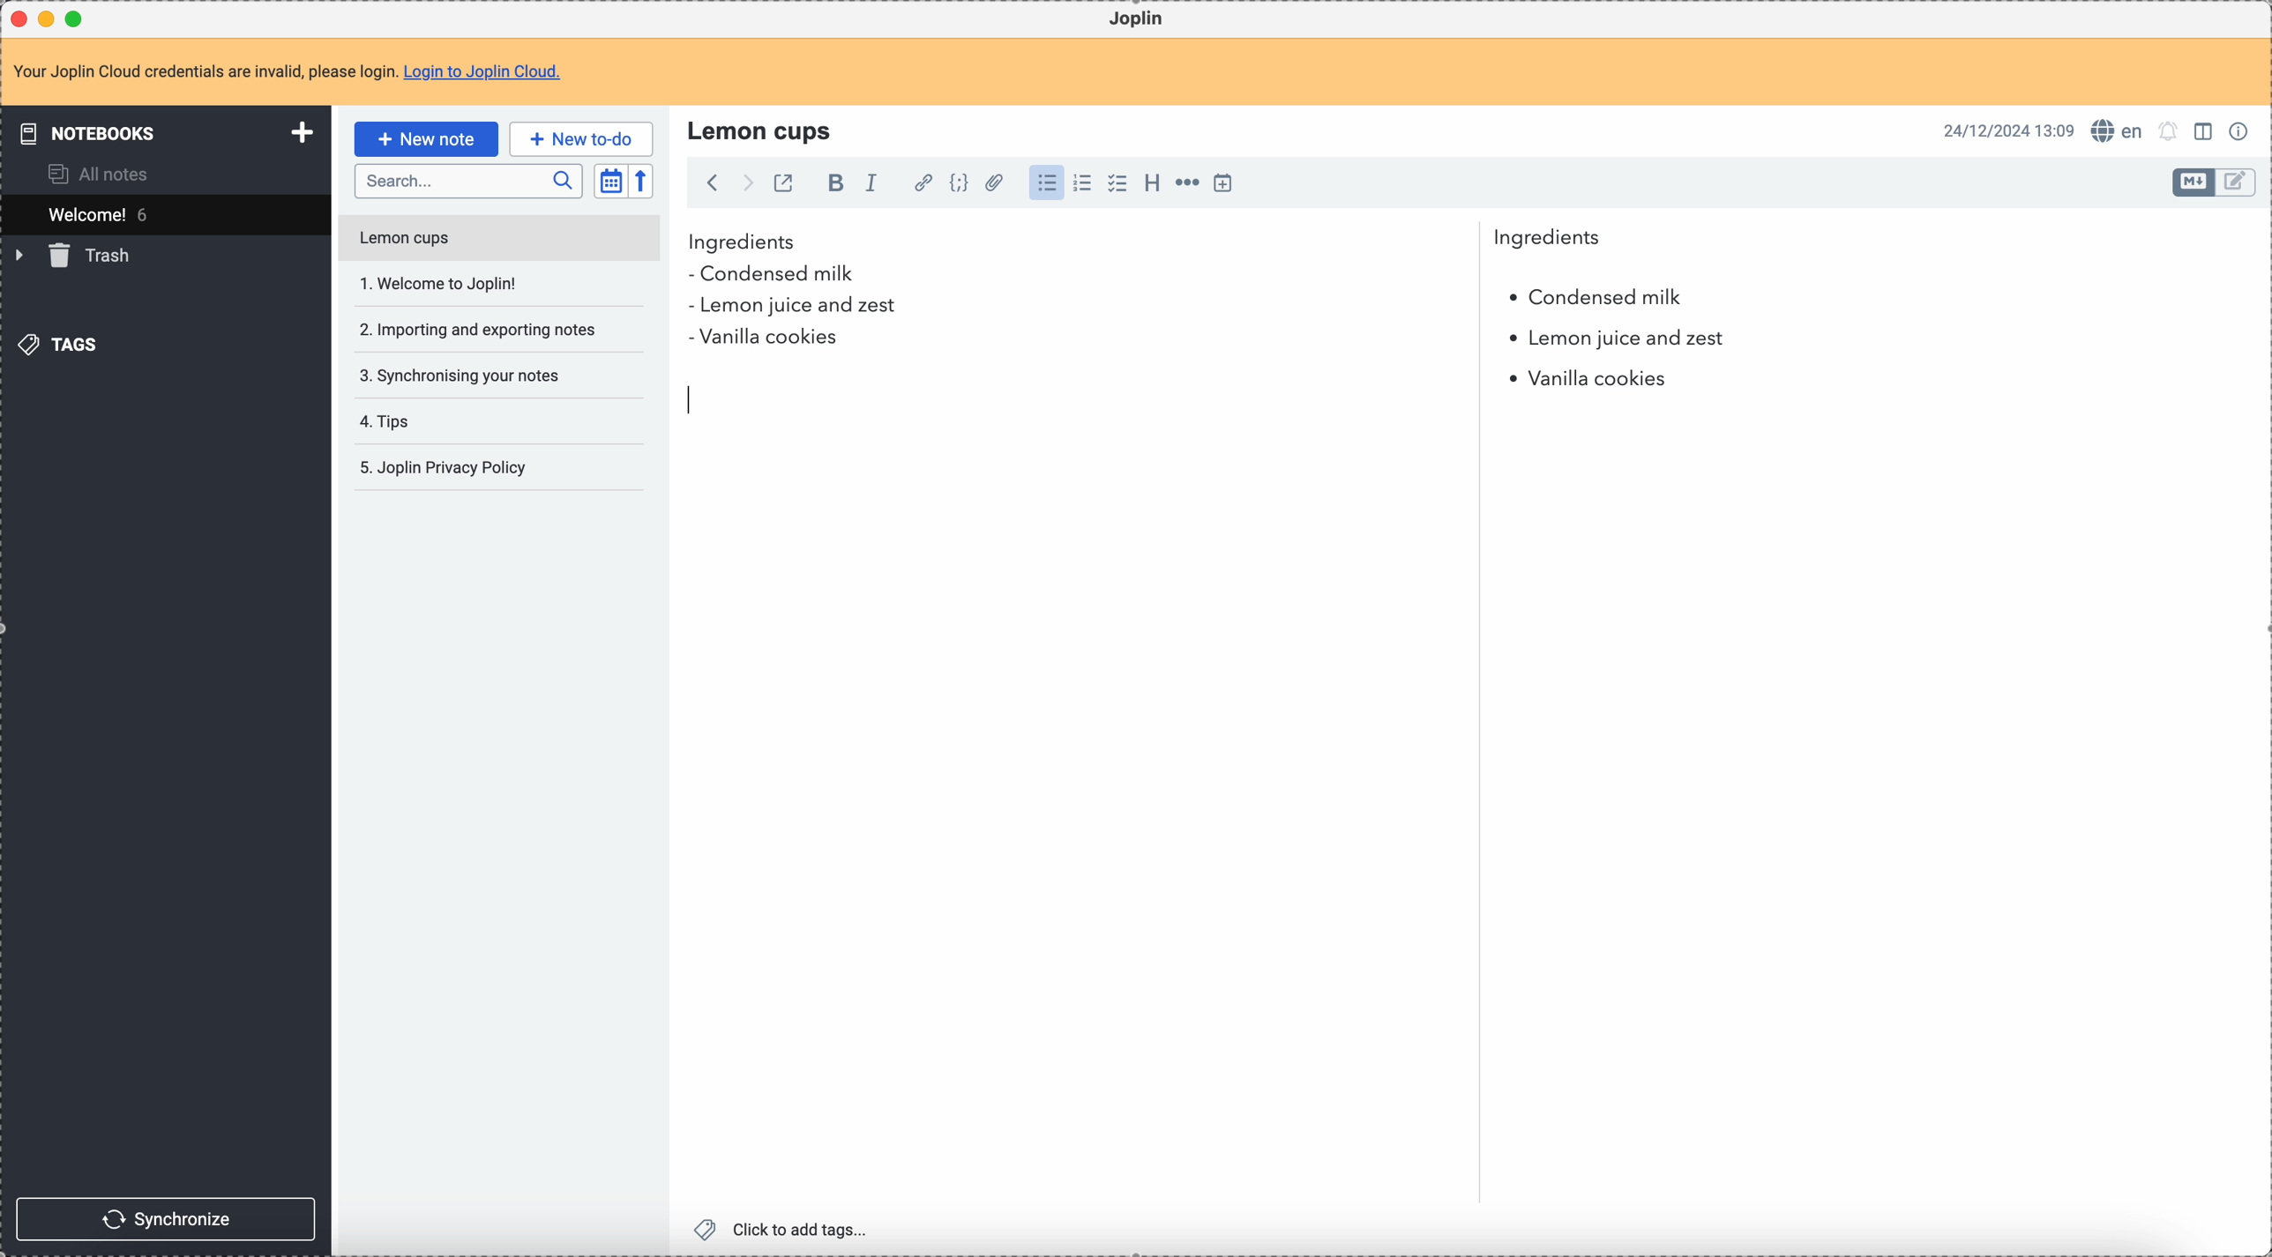  I want to click on importing and exporting your notes, so click(480, 330).